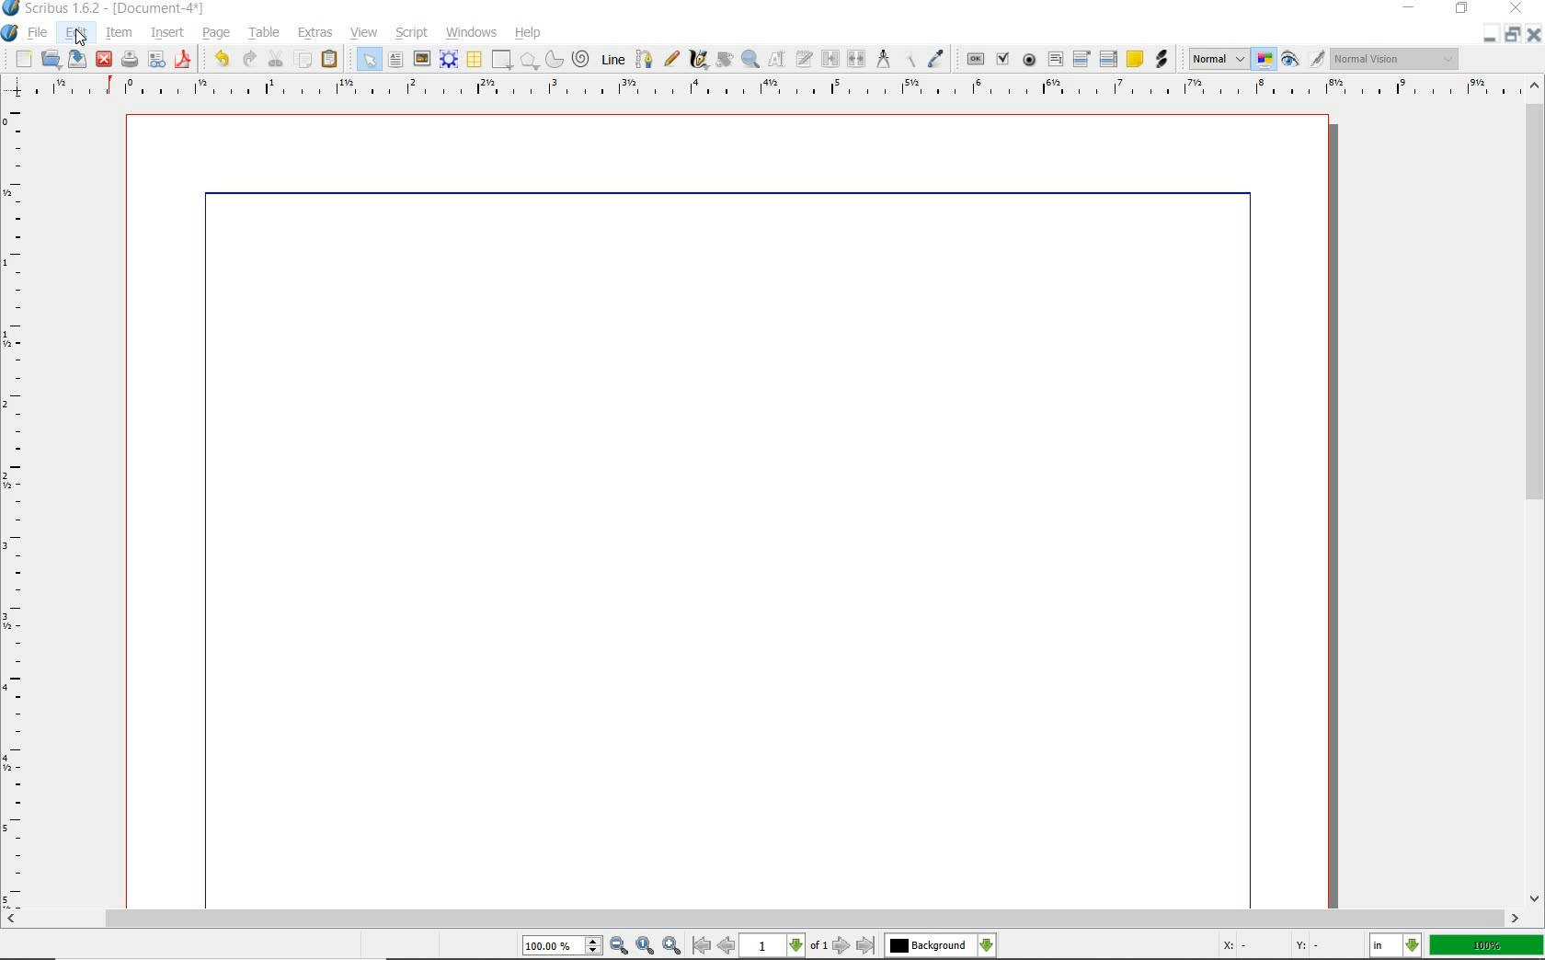 The image size is (1545, 960). Describe the element at coordinates (1396, 61) in the screenshot. I see `Normal Vision` at that location.